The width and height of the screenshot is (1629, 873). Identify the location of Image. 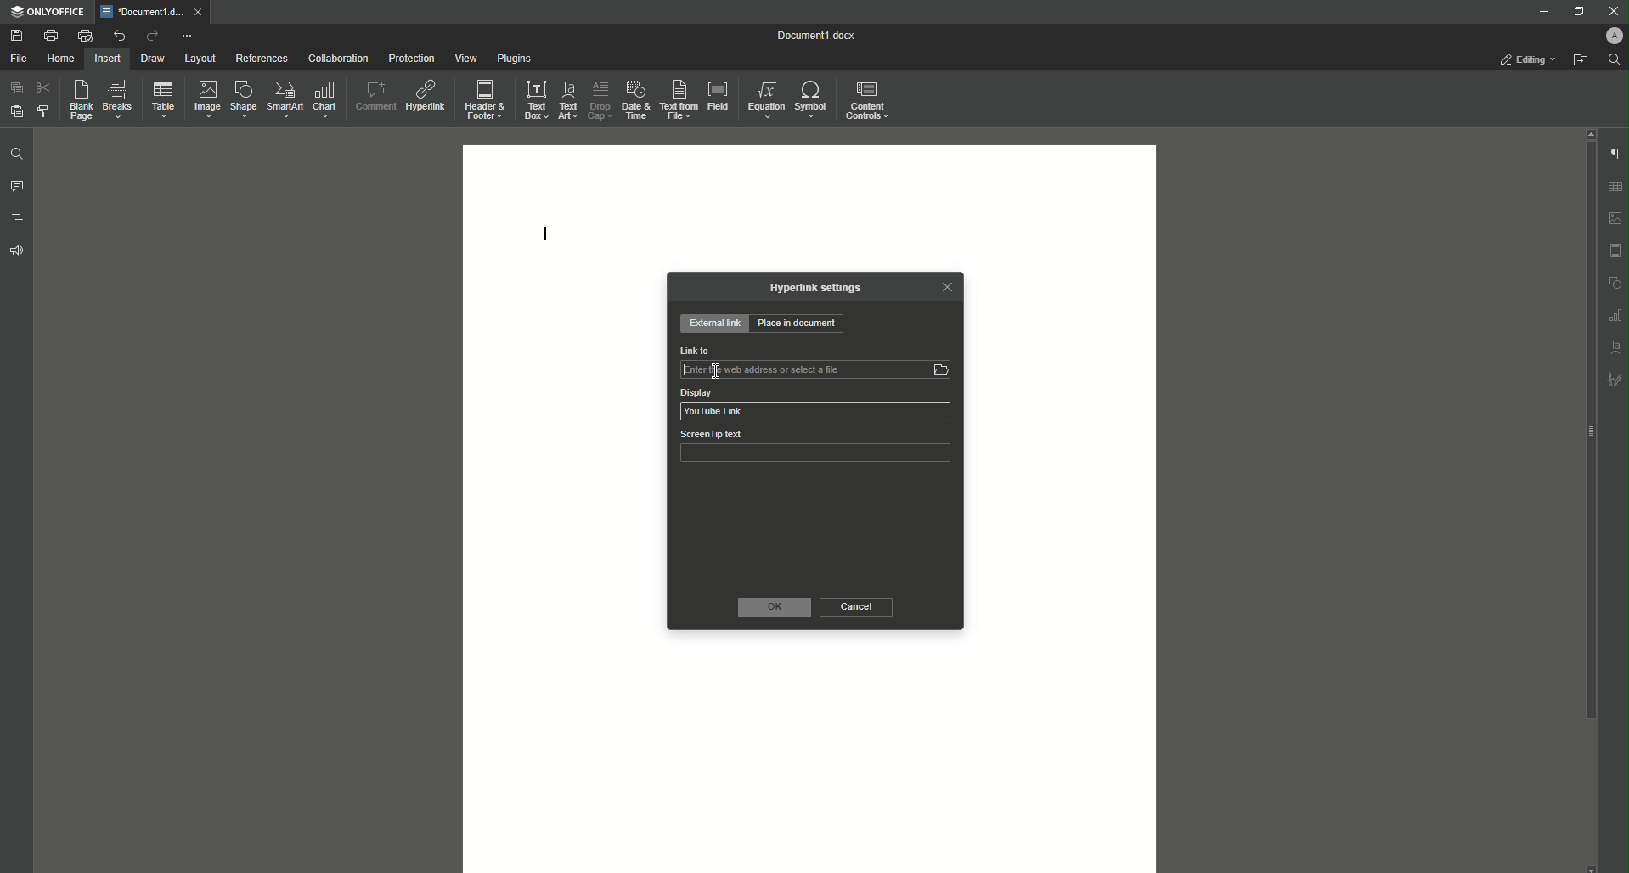
(209, 99).